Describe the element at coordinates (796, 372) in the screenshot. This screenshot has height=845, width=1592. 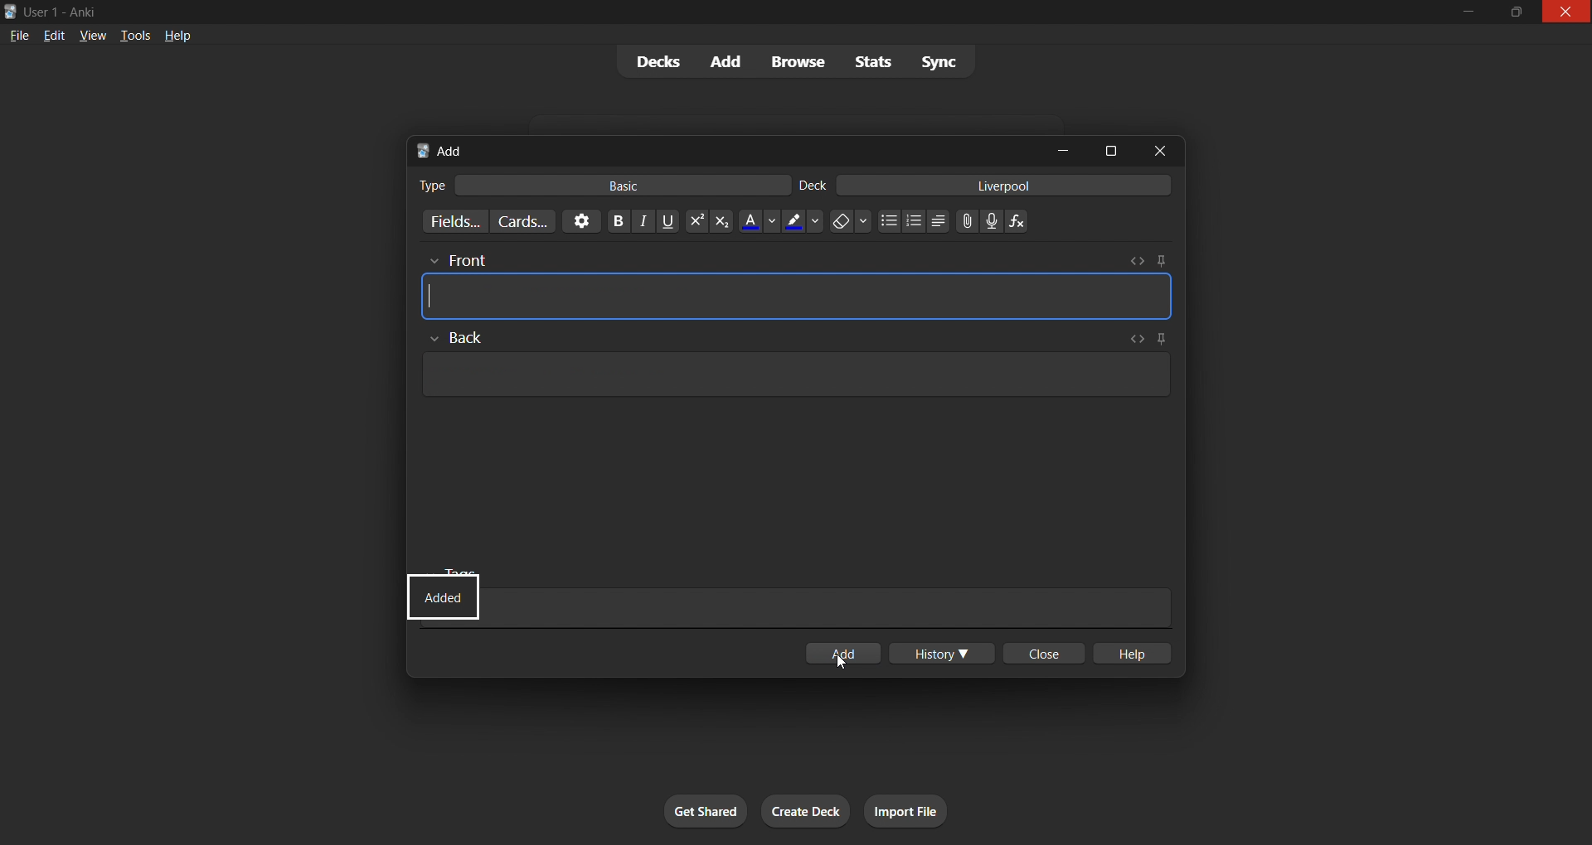
I see `card back input` at that location.